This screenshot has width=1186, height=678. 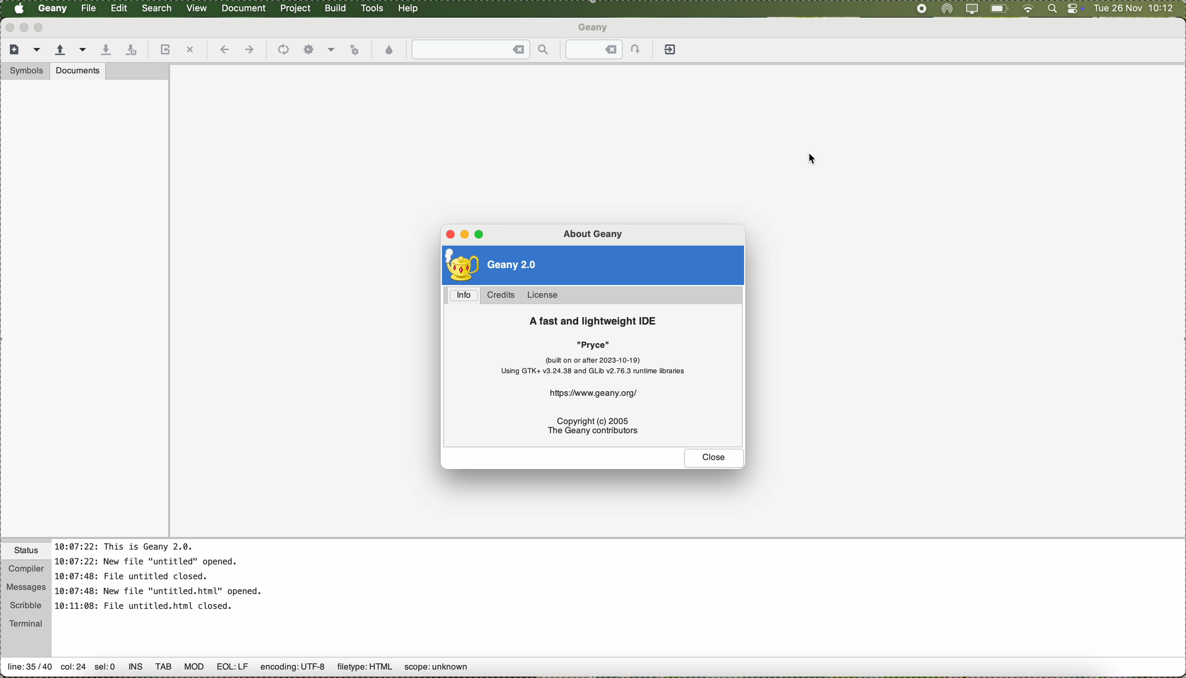 What do you see at coordinates (25, 568) in the screenshot?
I see `compiler` at bounding box center [25, 568].